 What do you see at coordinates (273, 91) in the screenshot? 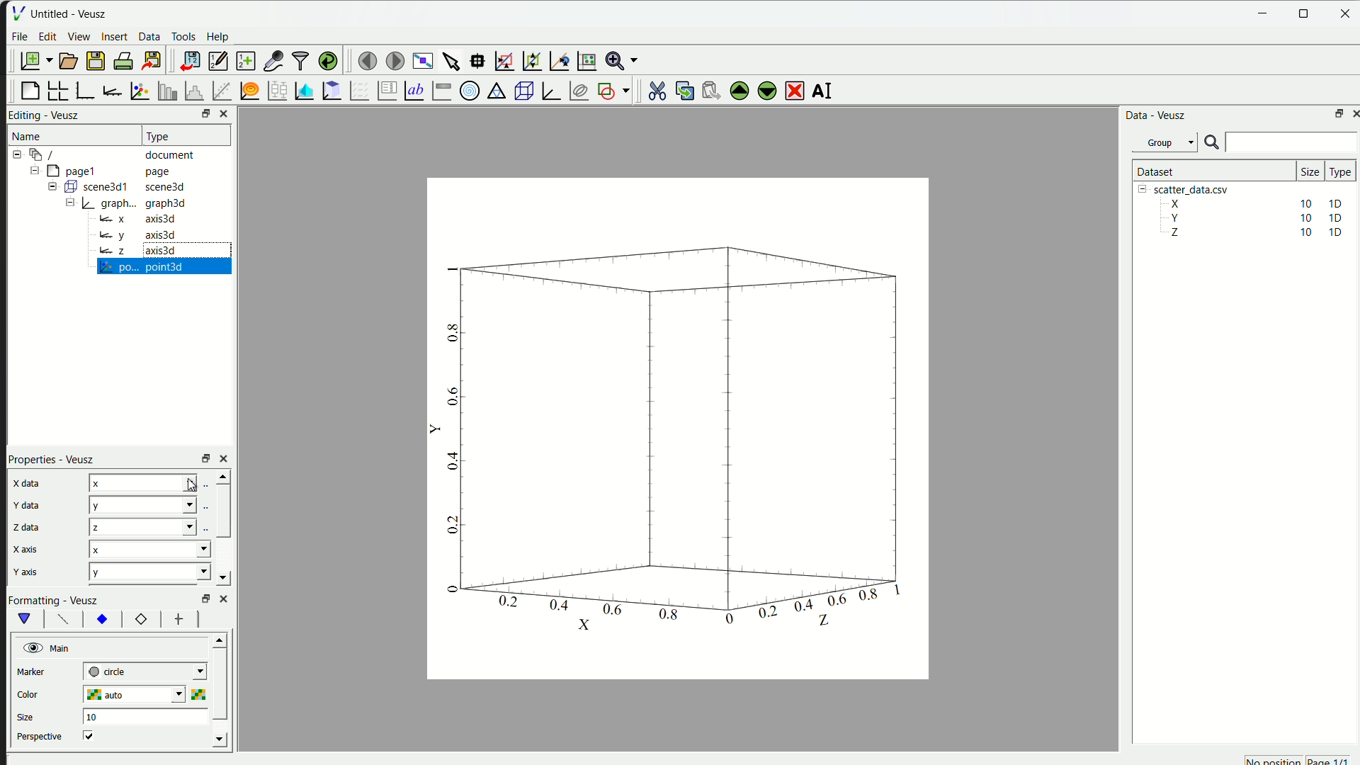
I see `plot box plots` at bounding box center [273, 91].